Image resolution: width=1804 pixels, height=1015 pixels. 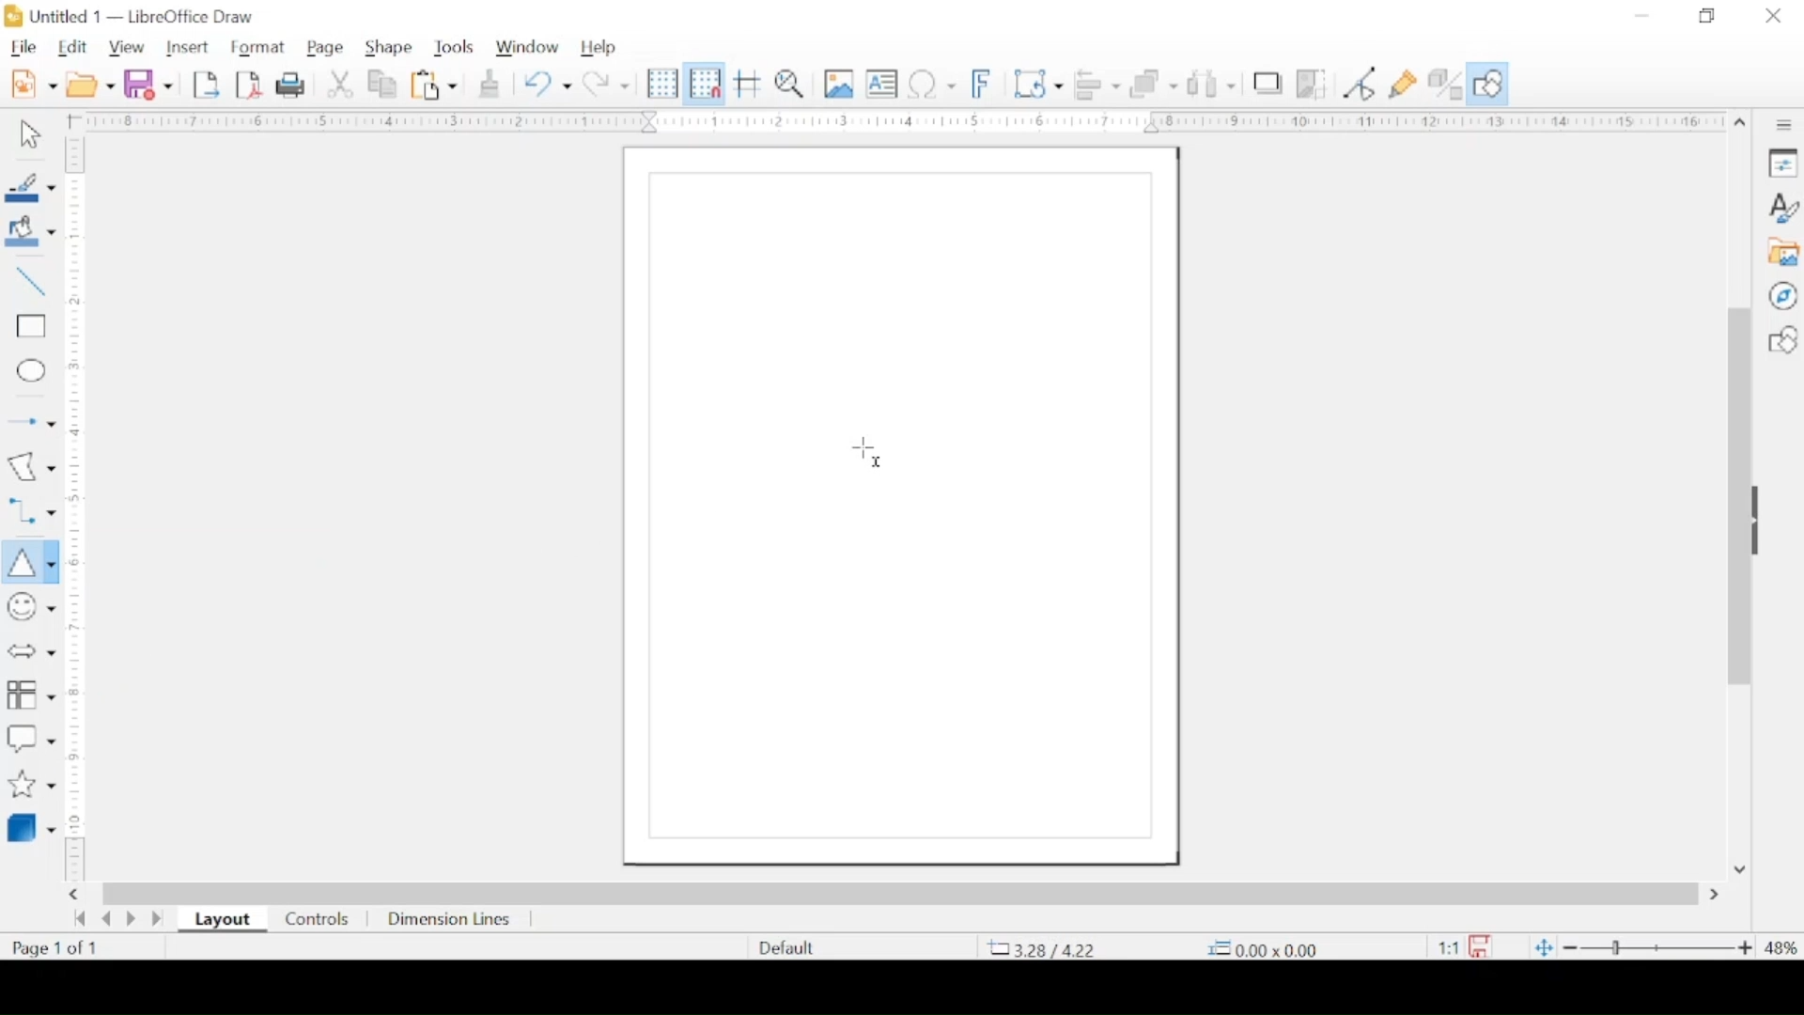 I want to click on coordinate, so click(x=1043, y=948).